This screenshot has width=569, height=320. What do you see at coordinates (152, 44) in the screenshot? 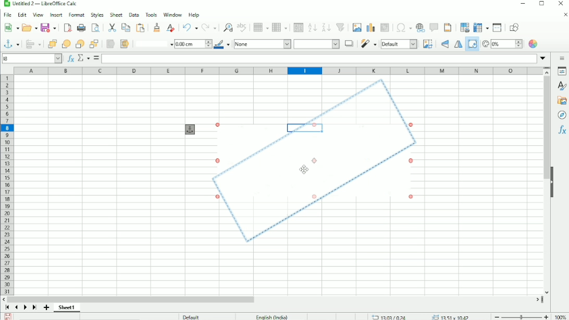
I see `Line style` at bounding box center [152, 44].